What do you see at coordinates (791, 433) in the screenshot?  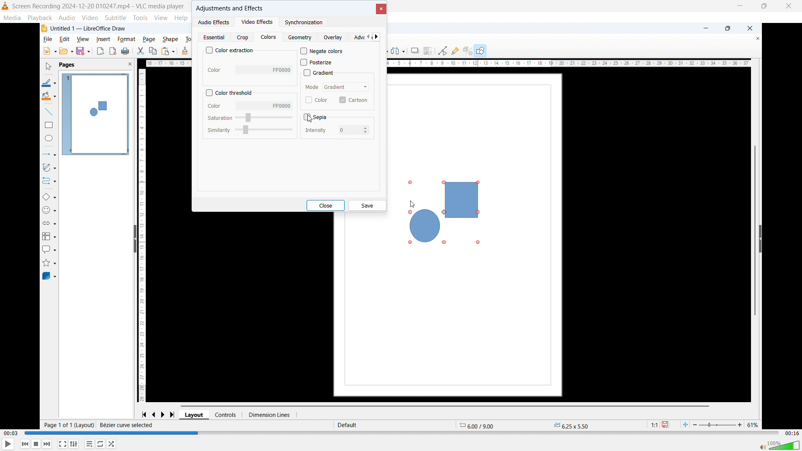 I see `Video duration ` at bounding box center [791, 433].